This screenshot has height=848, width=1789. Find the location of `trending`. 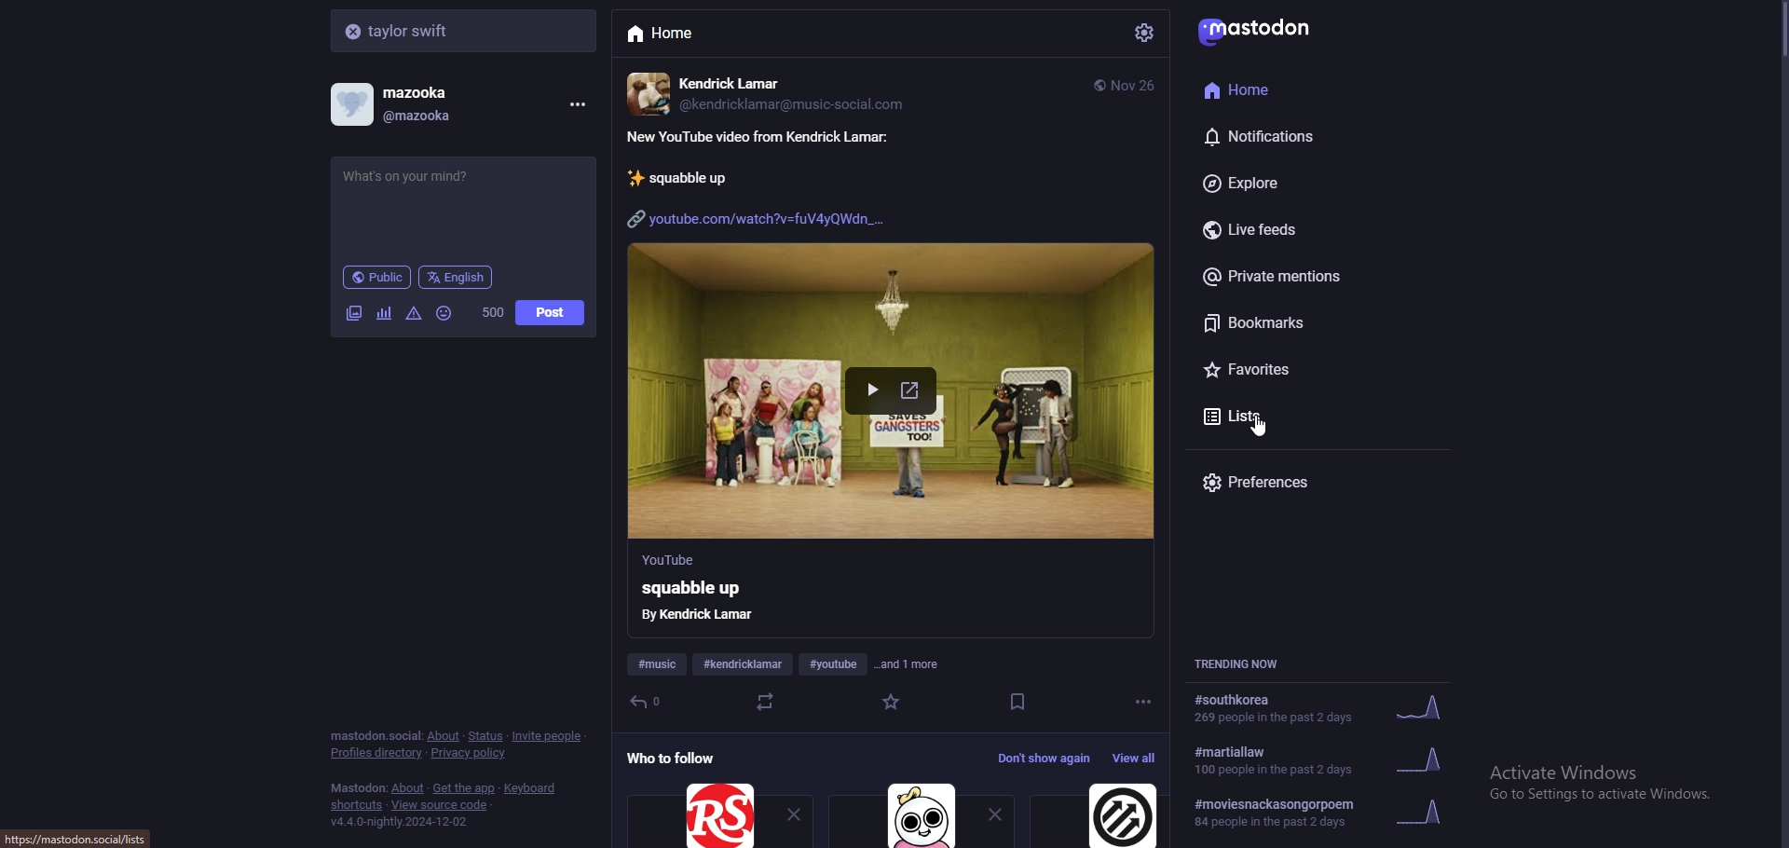

trending is located at coordinates (1328, 813).